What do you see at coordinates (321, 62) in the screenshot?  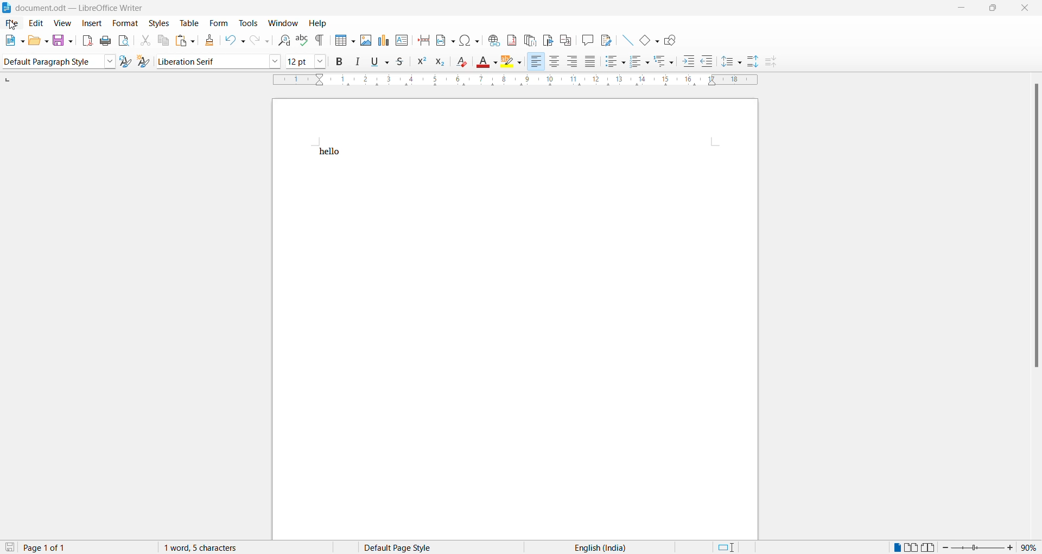 I see `Font size options` at bounding box center [321, 62].